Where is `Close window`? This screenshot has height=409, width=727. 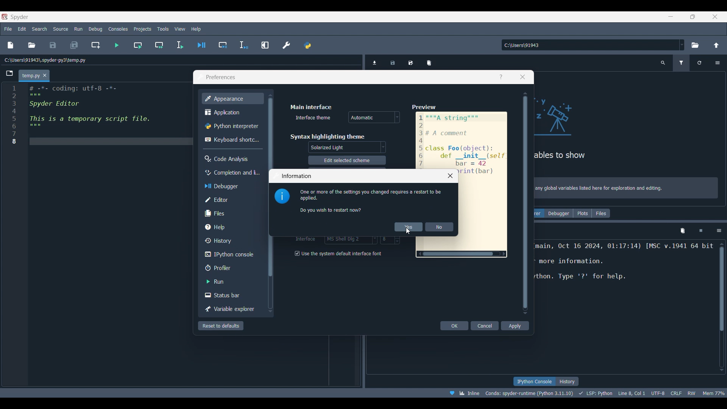
Close window is located at coordinates (450, 176).